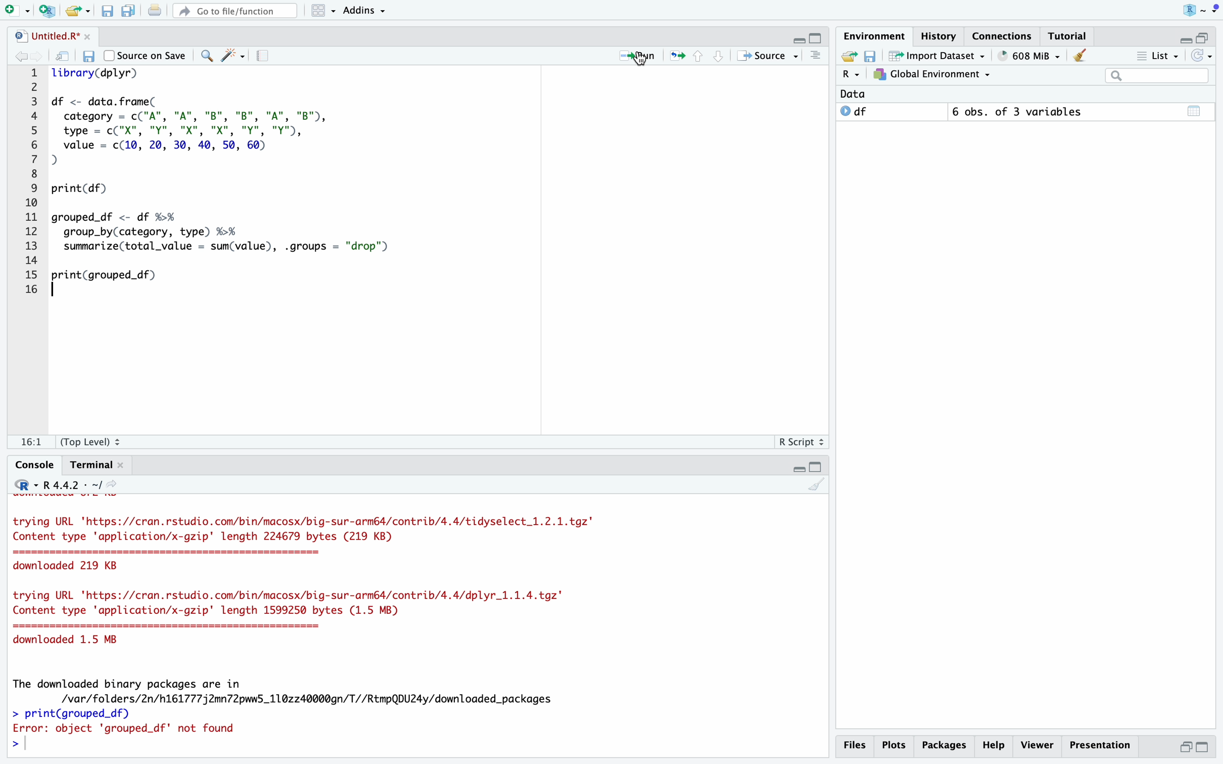  I want to click on Code Tools, so click(233, 55).